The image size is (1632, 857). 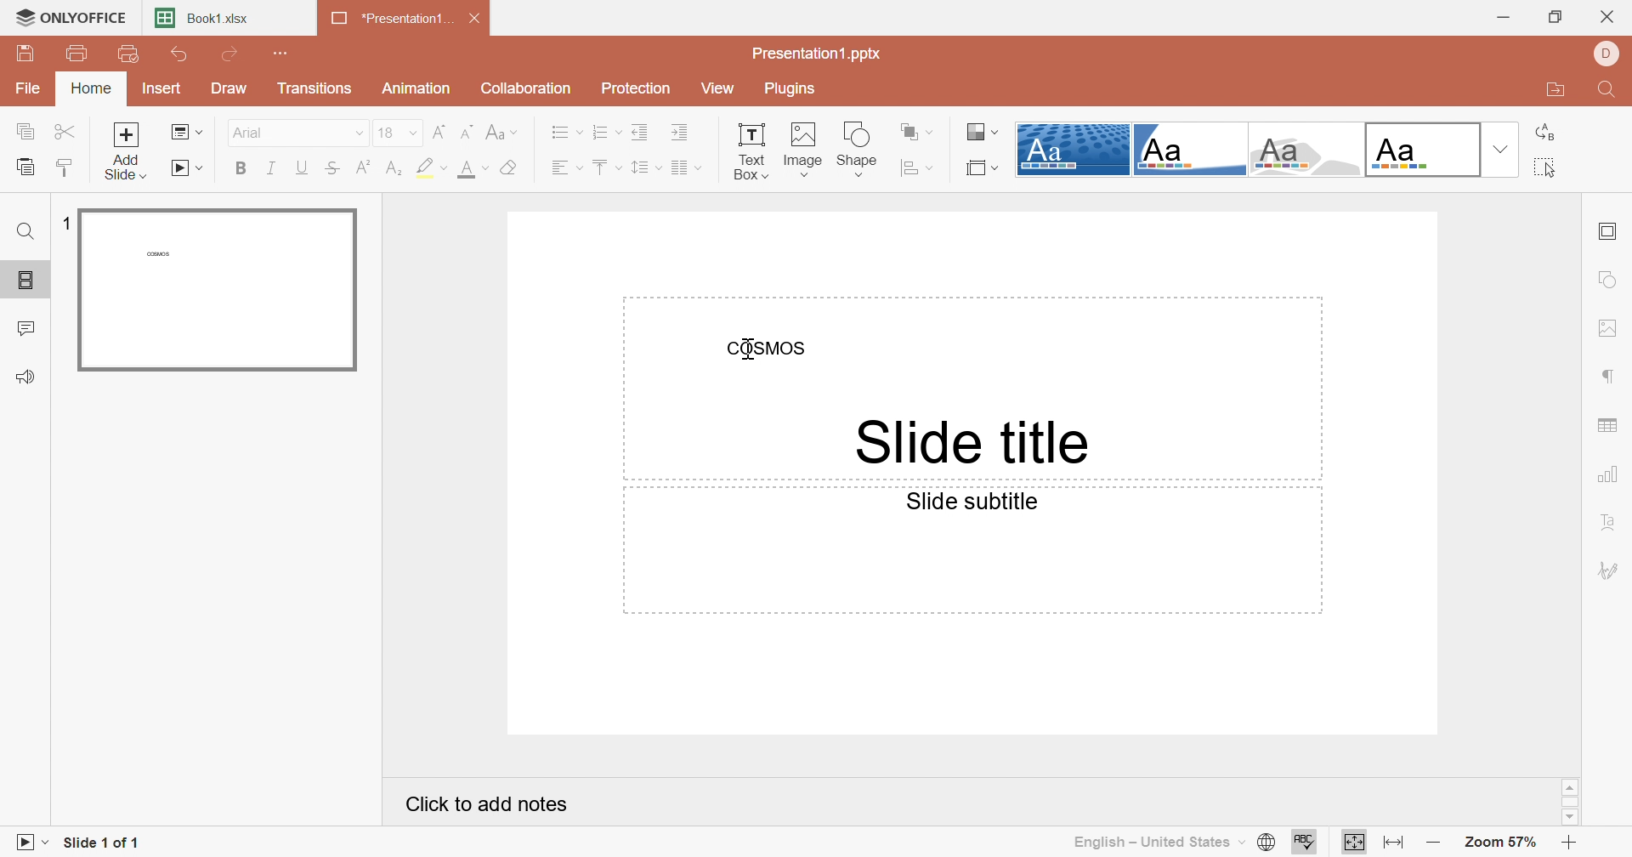 What do you see at coordinates (396, 169) in the screenshot?
I see `Subscript` at bounding box center [396, 169].